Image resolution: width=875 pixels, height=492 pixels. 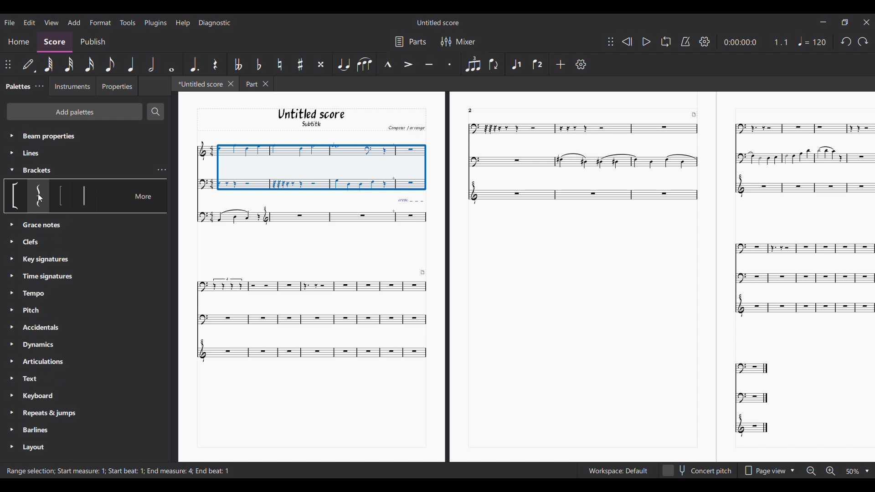 What do you see at coordinates (215, 23) in the screenshot?
I see `Diagnostic` at bounding box center [215, 23].